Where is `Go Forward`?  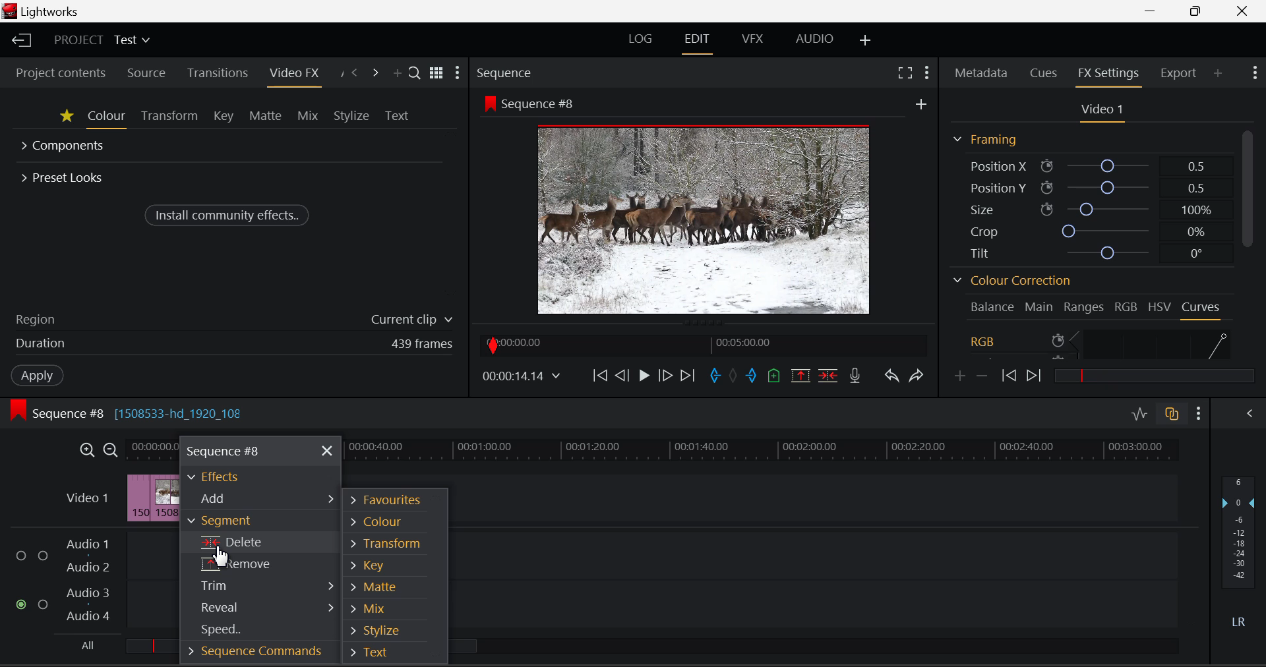 Go Forward is located at coordinates (667, 374).